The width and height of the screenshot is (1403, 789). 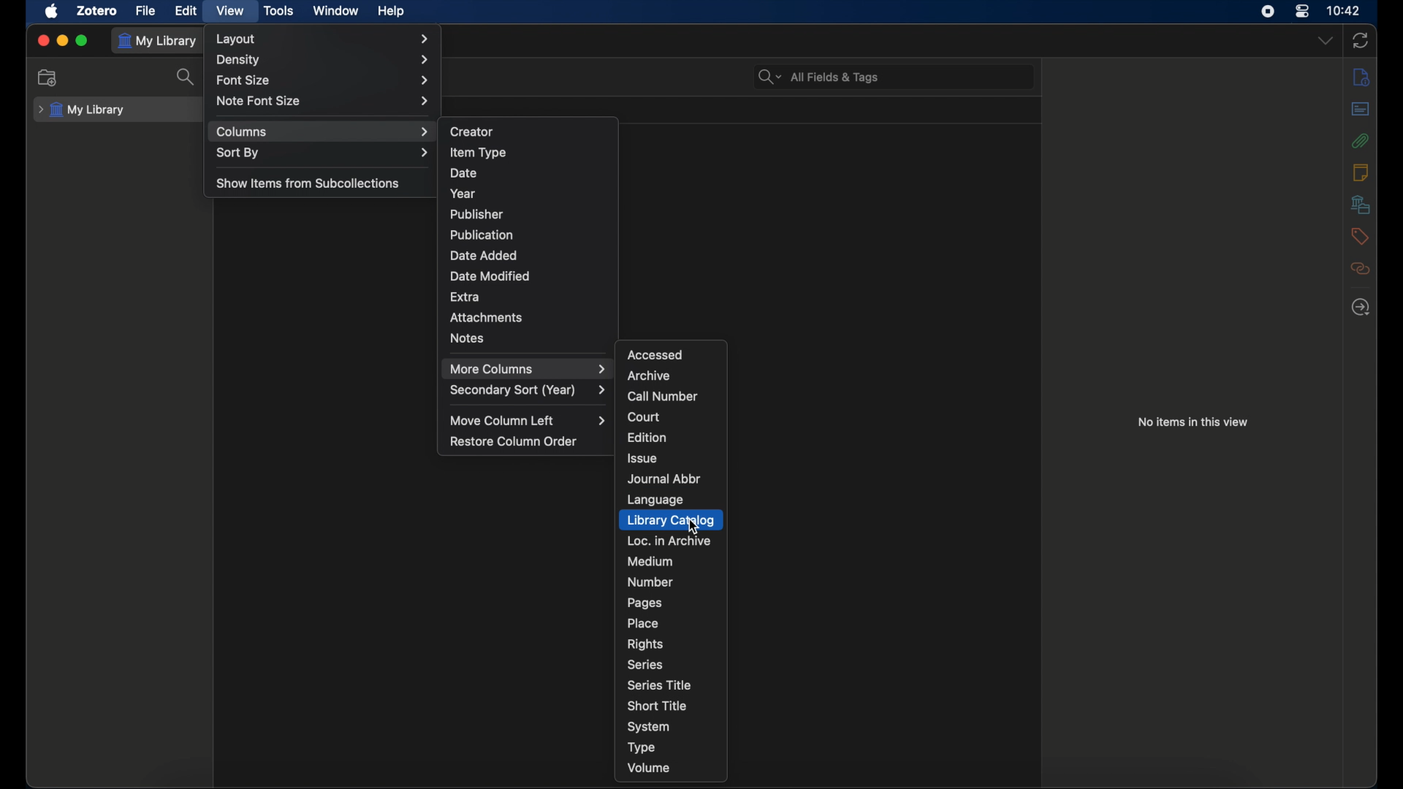 What do you see at coordinates (145, 11) in the screenshot?
I see `file` at bounding box center [145, 11].